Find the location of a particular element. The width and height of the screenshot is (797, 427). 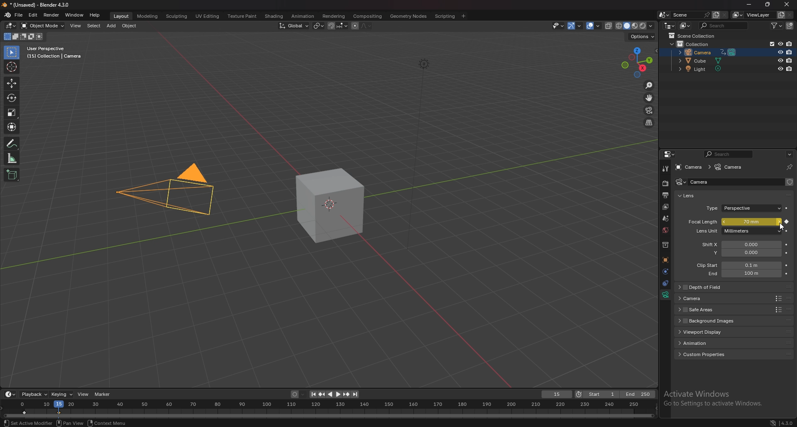

transform orientation is located at coordinates (293, 26).